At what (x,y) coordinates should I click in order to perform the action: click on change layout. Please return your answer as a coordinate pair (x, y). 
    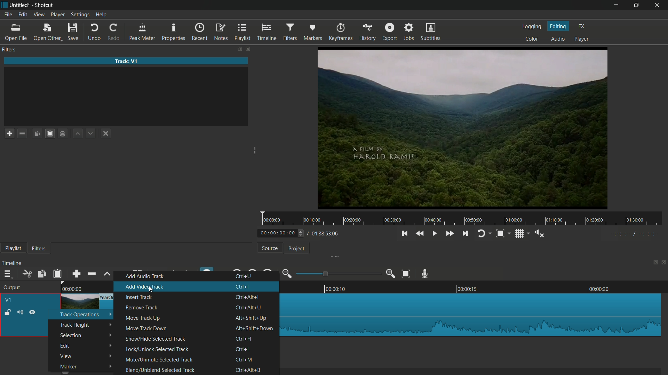
    Looking at the image, I should click on (653, 264).